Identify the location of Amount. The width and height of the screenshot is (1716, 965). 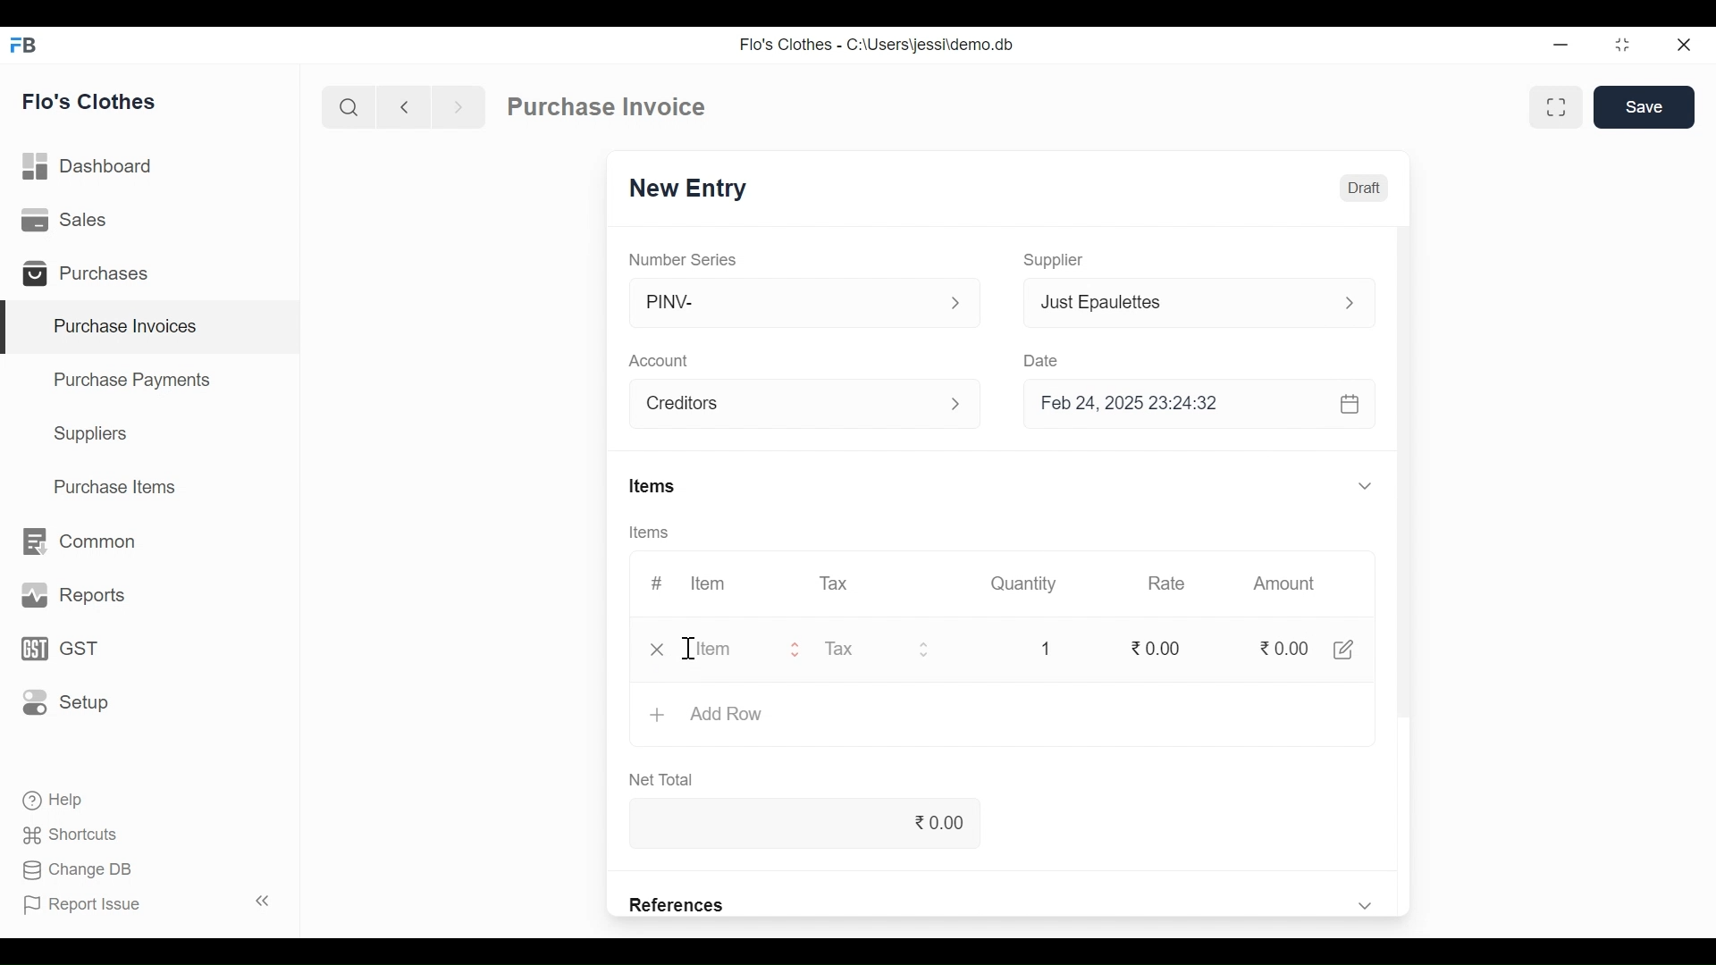
(1284, 583).